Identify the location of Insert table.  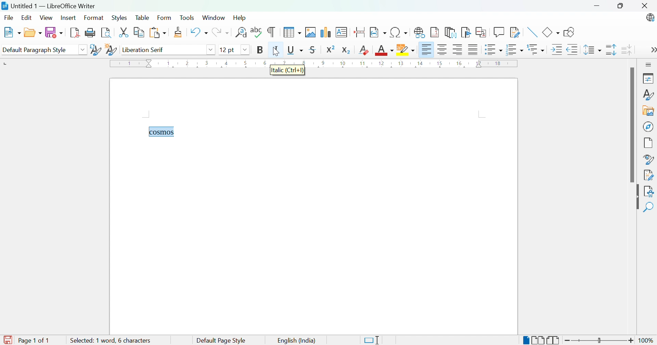
(293, 32).